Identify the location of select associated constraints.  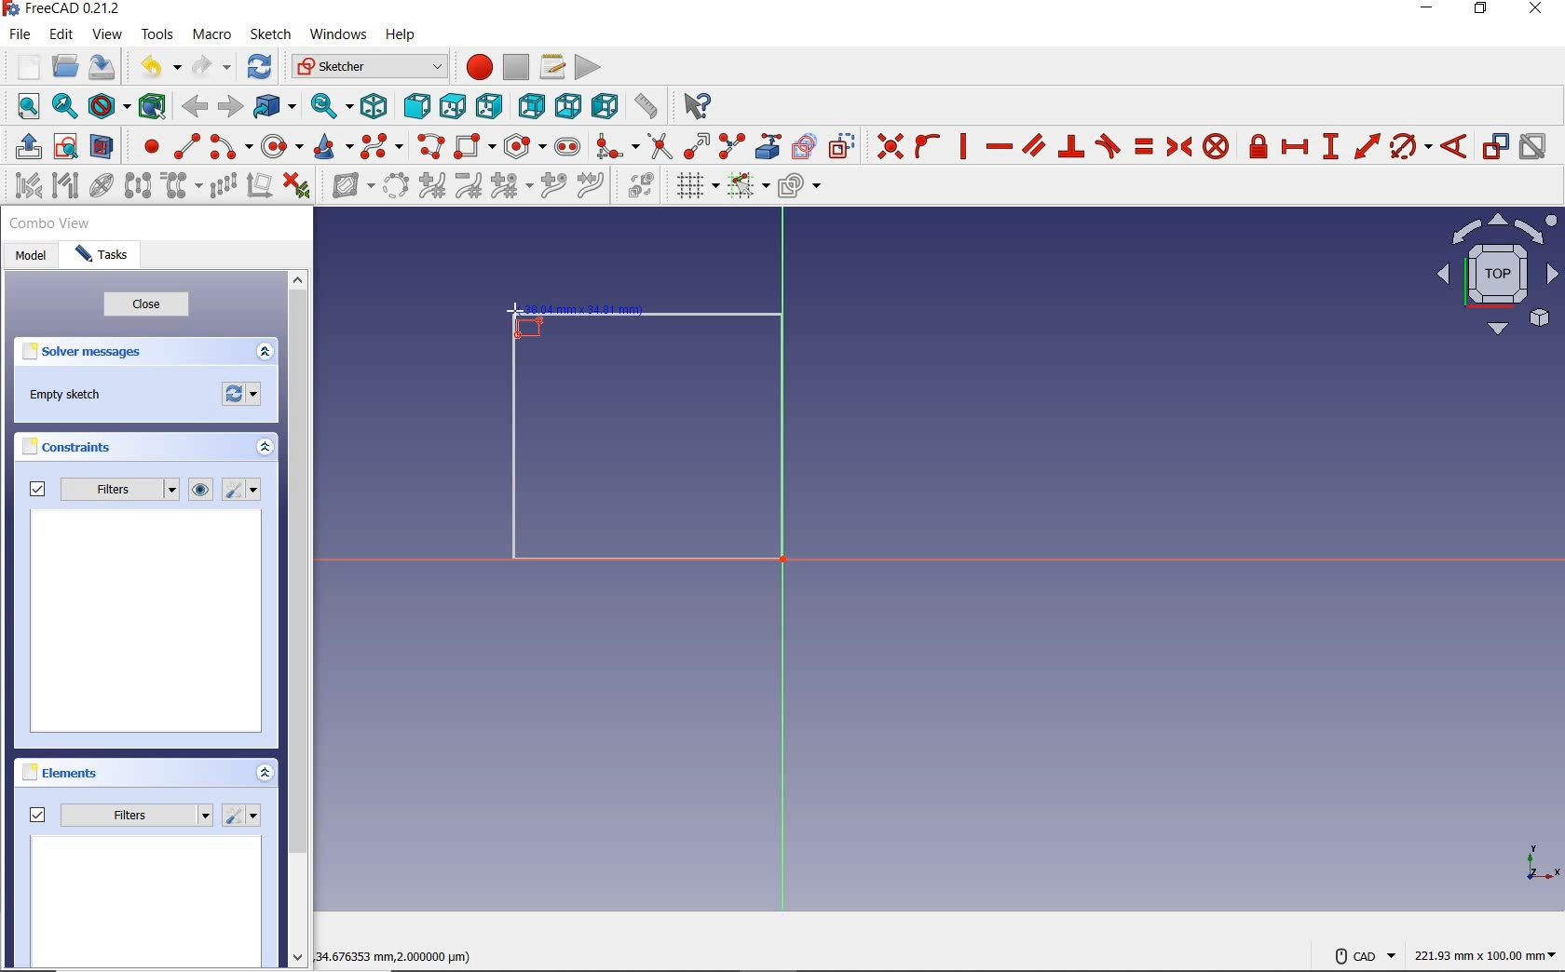
(23, 187).